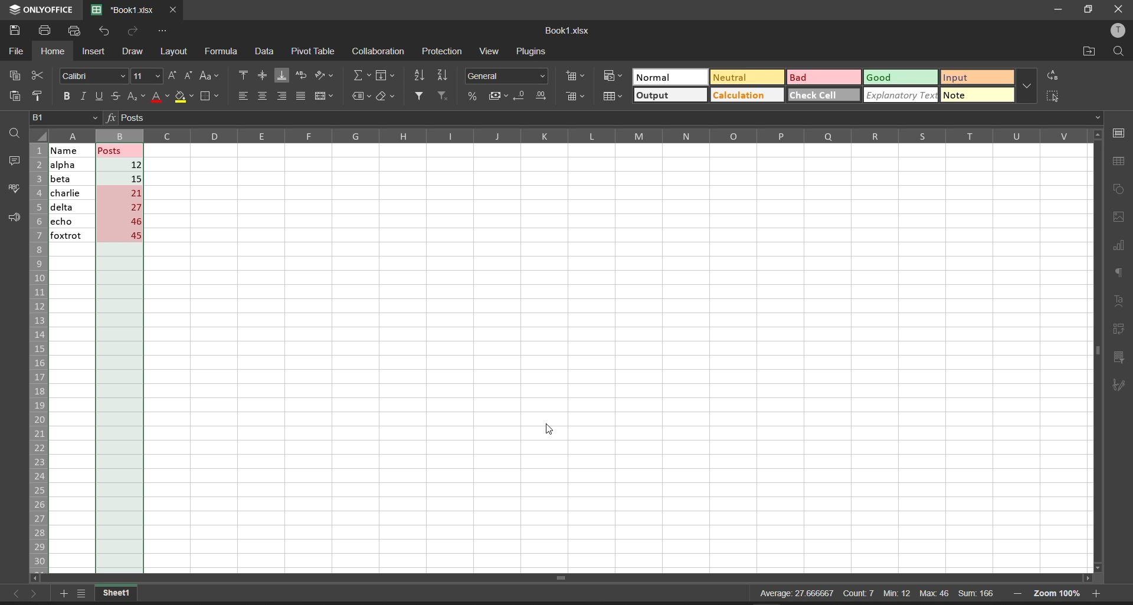  What do you see at coordinates (172, 71) in the screenshot?
I see `increment font size` at bounding box center [172, 71].